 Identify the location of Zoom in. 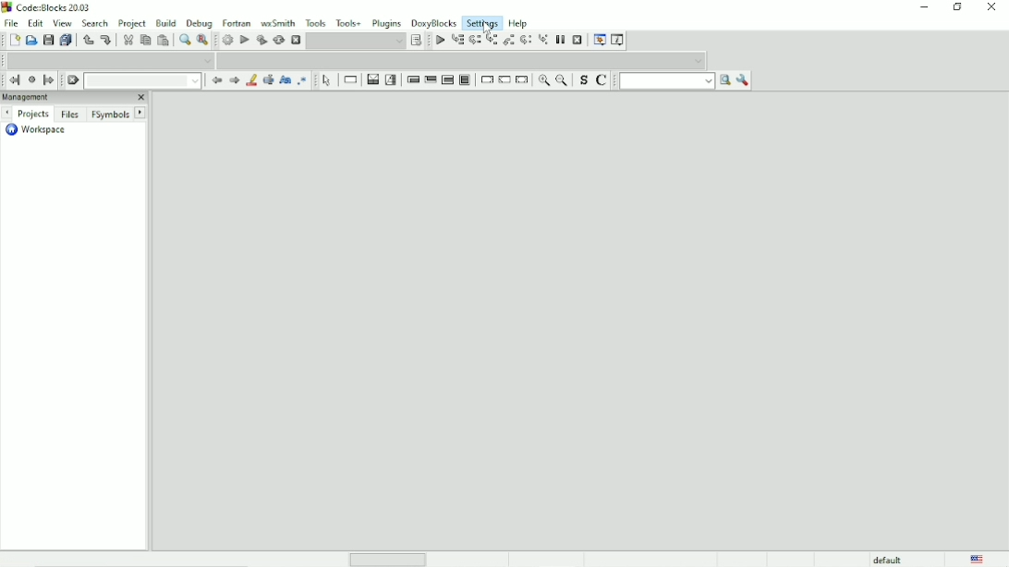
(542, 81).